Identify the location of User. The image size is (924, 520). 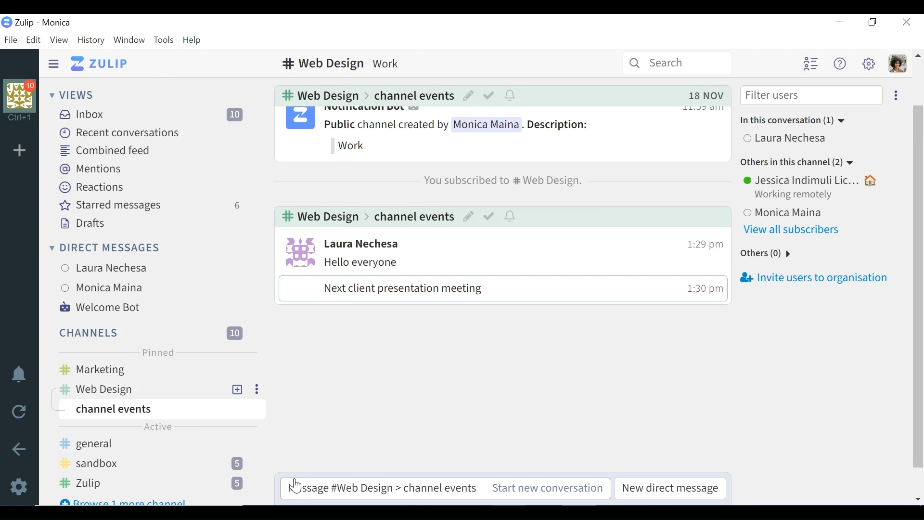
(109, 266).